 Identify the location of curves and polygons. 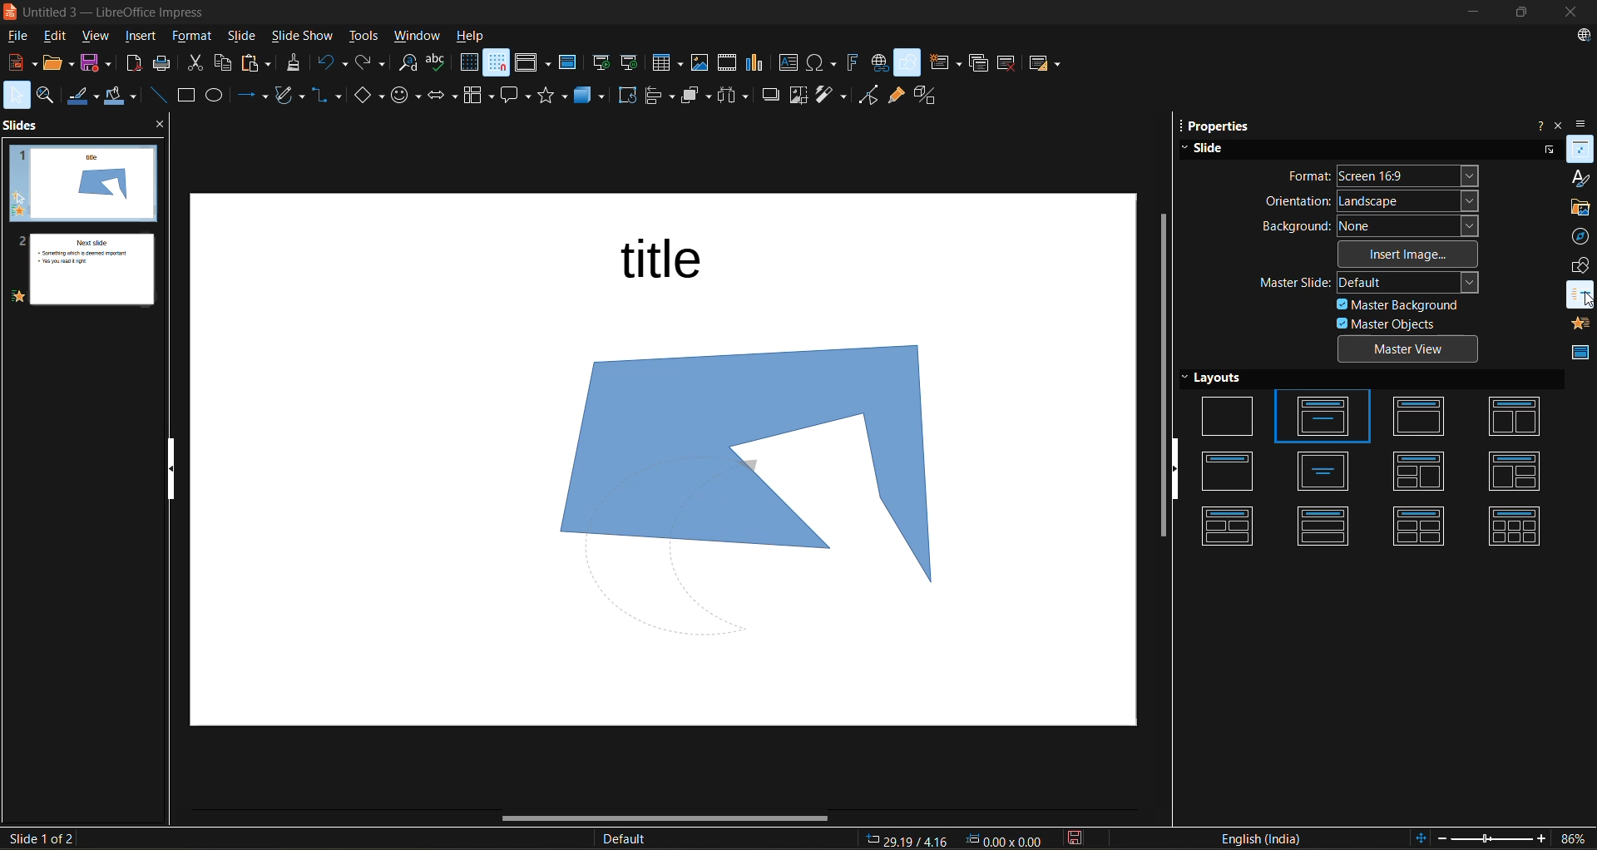
(289, 96).